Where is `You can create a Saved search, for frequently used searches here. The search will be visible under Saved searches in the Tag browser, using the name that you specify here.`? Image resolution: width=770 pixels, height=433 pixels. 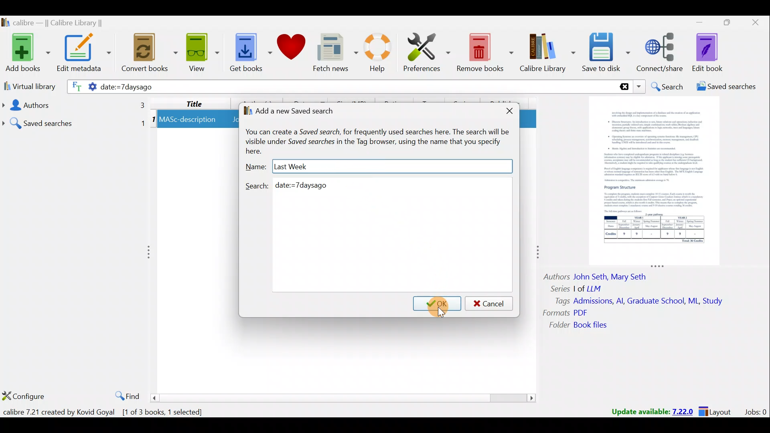
You can create a Saved search, for frequently used searches here. The search will be visible under Saved searches in the Tag browser, using the name that you specify here. is located at coordinates (383, 140).